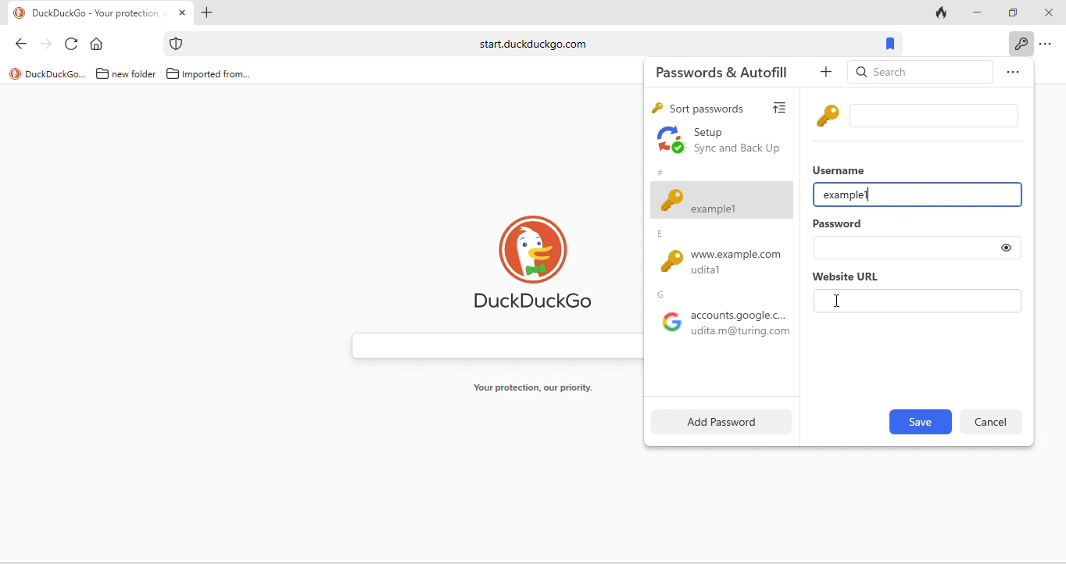  What do you see at coordinates (135, 75) in the screenshot?
I see `new folder` at bounding box center [135, 75].